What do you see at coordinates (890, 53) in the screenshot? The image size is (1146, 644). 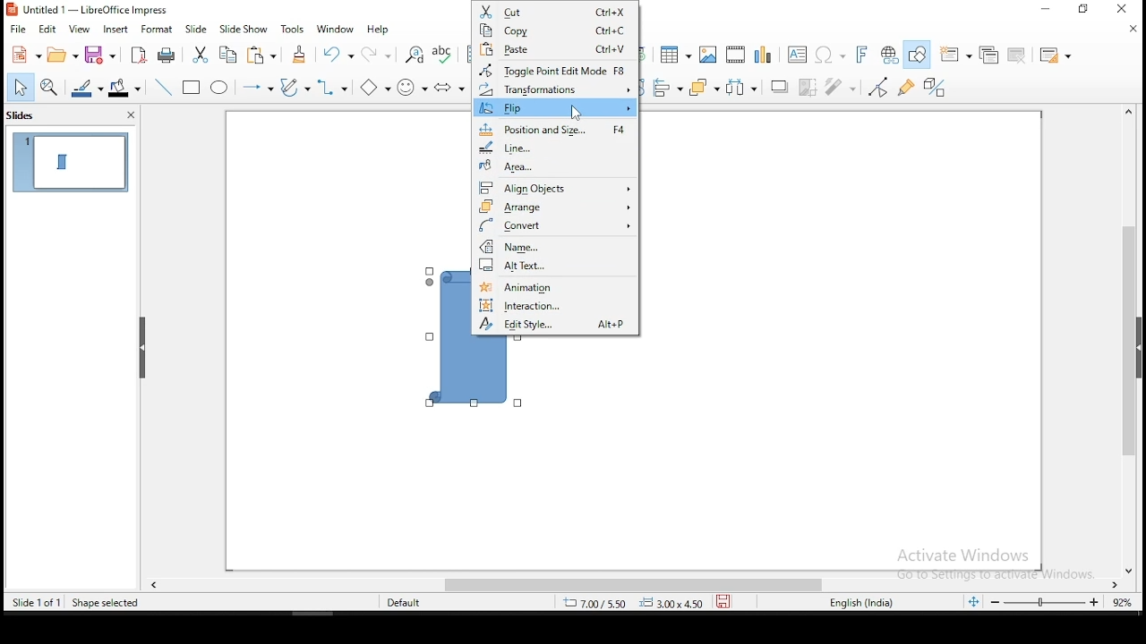 I see `insert hyperlink` at bounding box center [890, 53].